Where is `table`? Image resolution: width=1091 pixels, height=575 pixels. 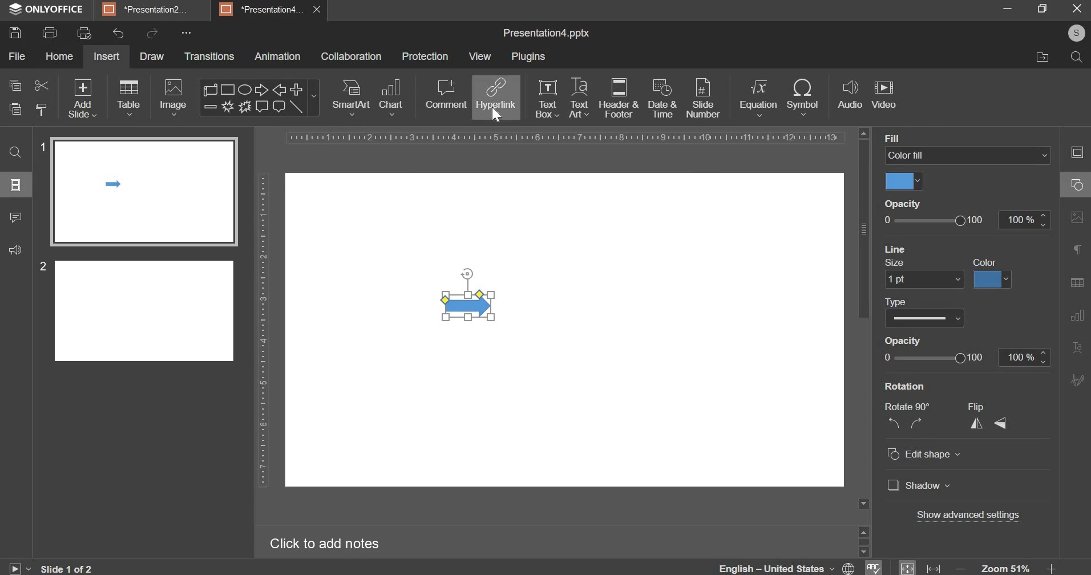
table is located at coordinates (129, 99).